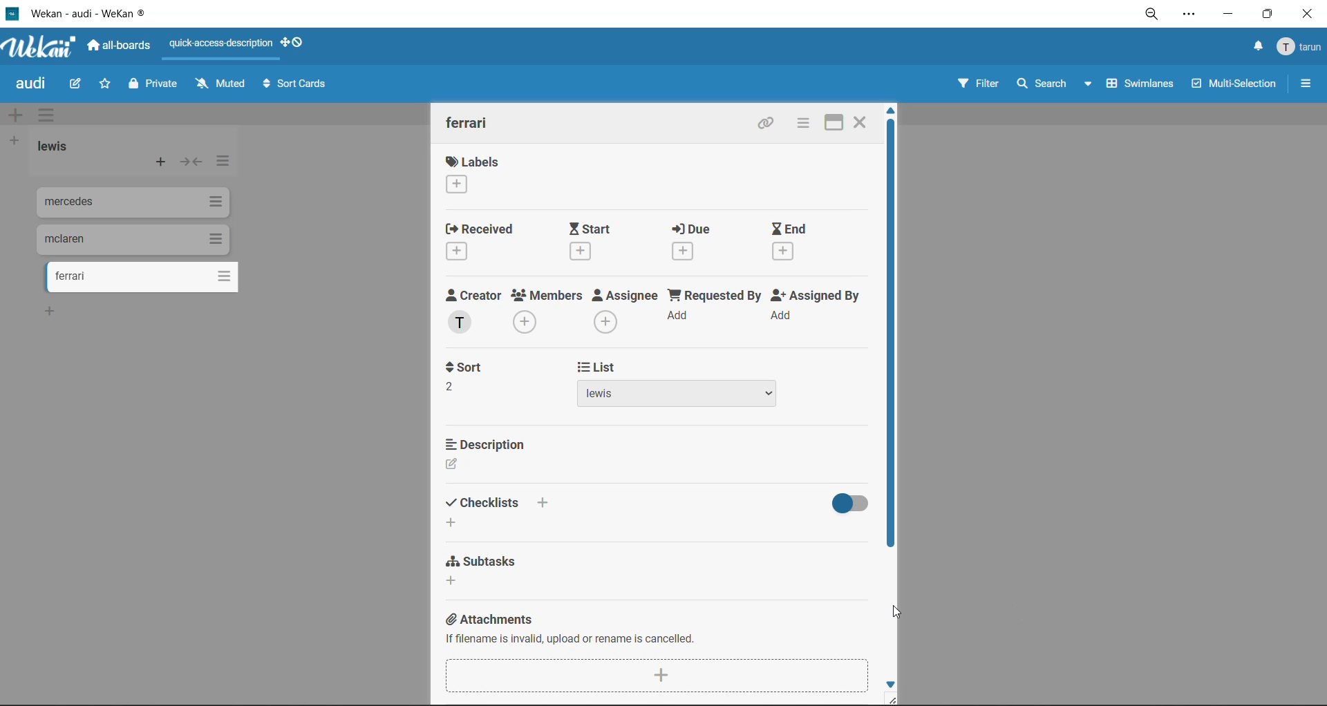  I want to click on star, so click(104, 84).